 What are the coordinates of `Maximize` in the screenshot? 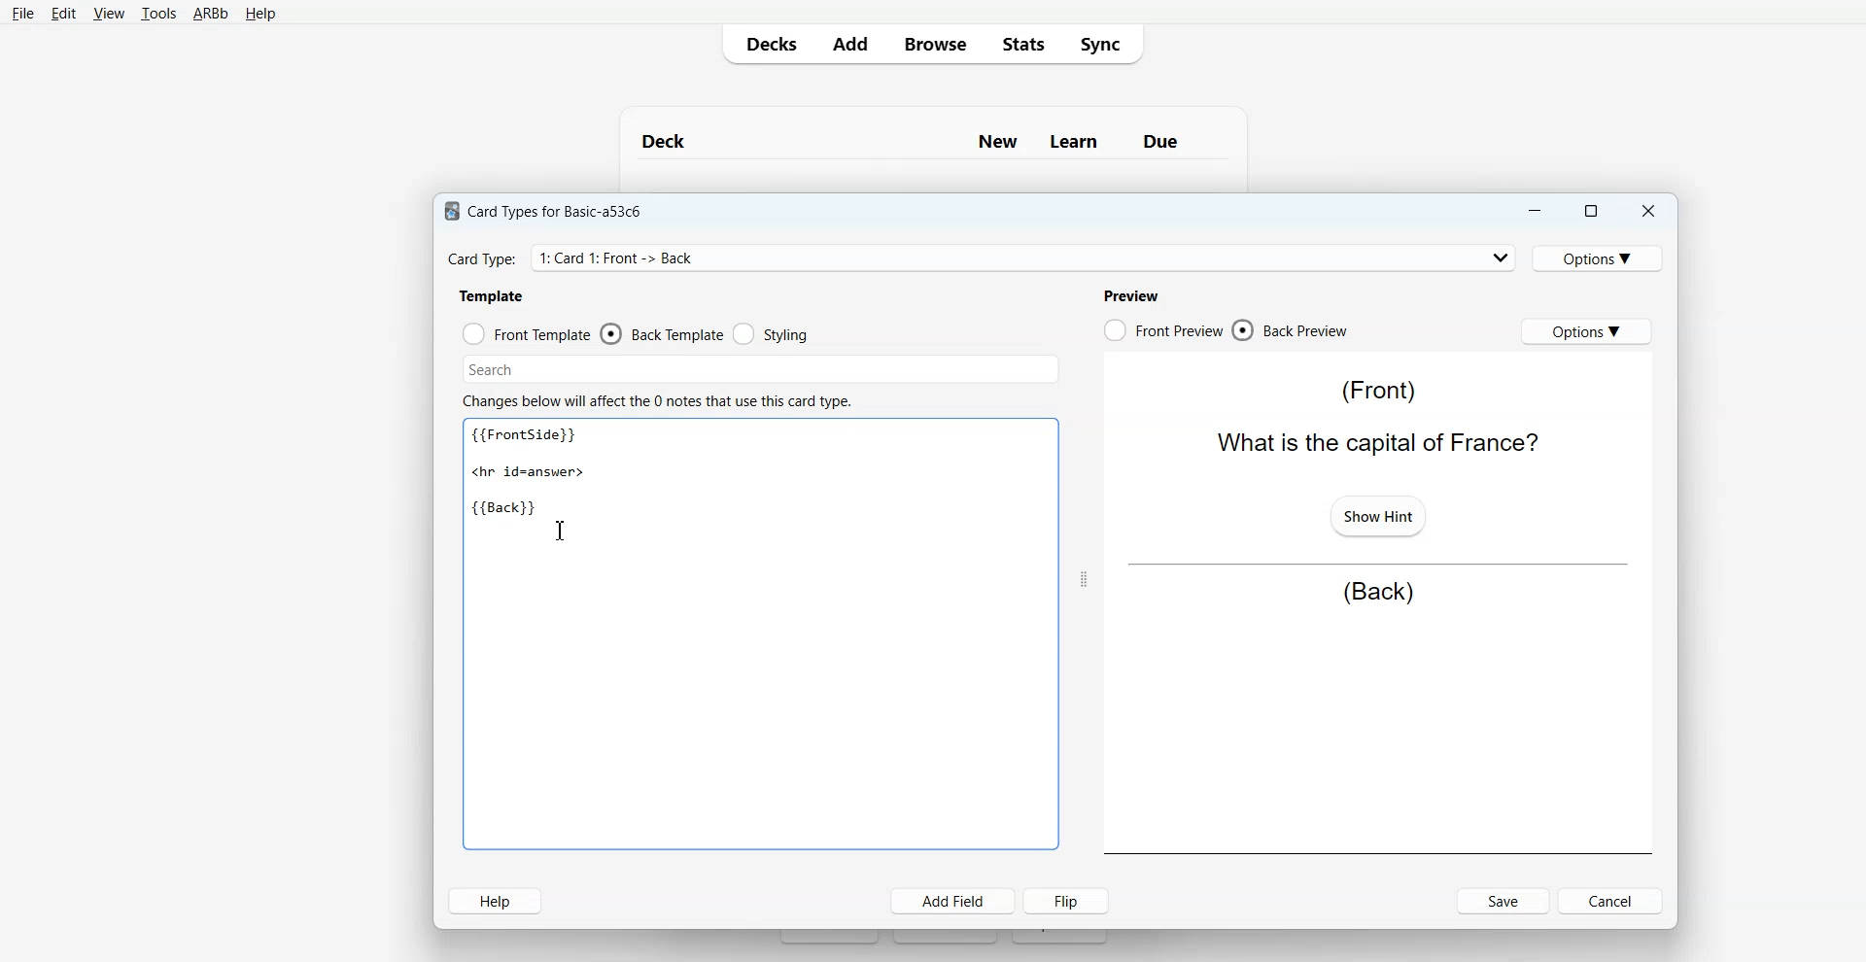 It's located at (1589, 211).